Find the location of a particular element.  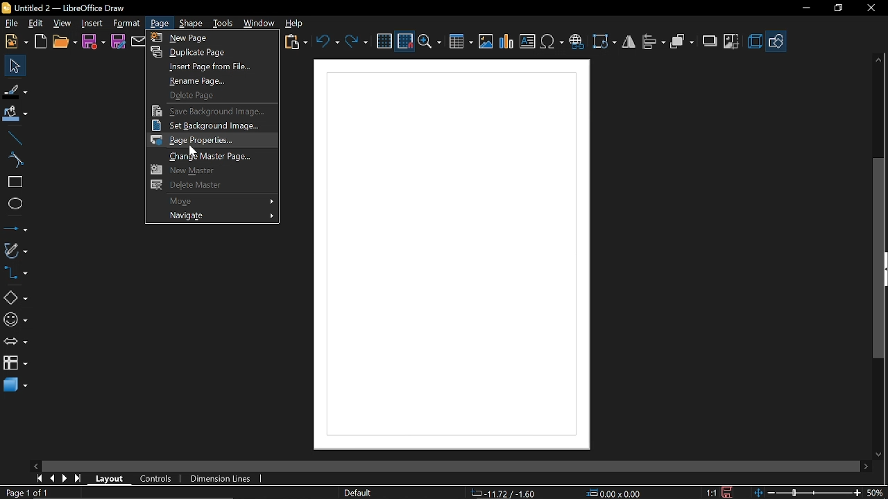

Miniimize is located at coordinates (805, 10).